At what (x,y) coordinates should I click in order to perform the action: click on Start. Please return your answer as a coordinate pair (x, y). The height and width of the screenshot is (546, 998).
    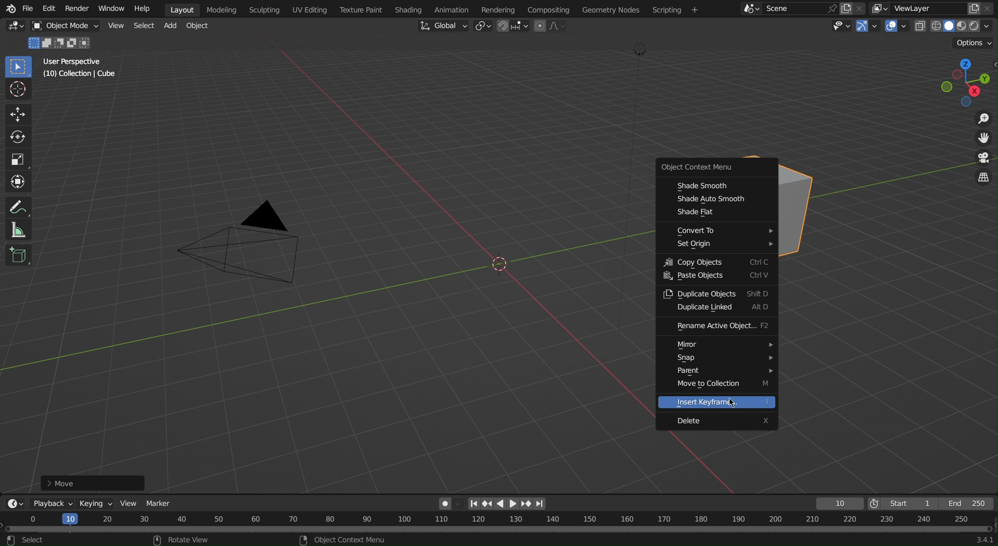
    Looking at the image, I should click on (902, 504).